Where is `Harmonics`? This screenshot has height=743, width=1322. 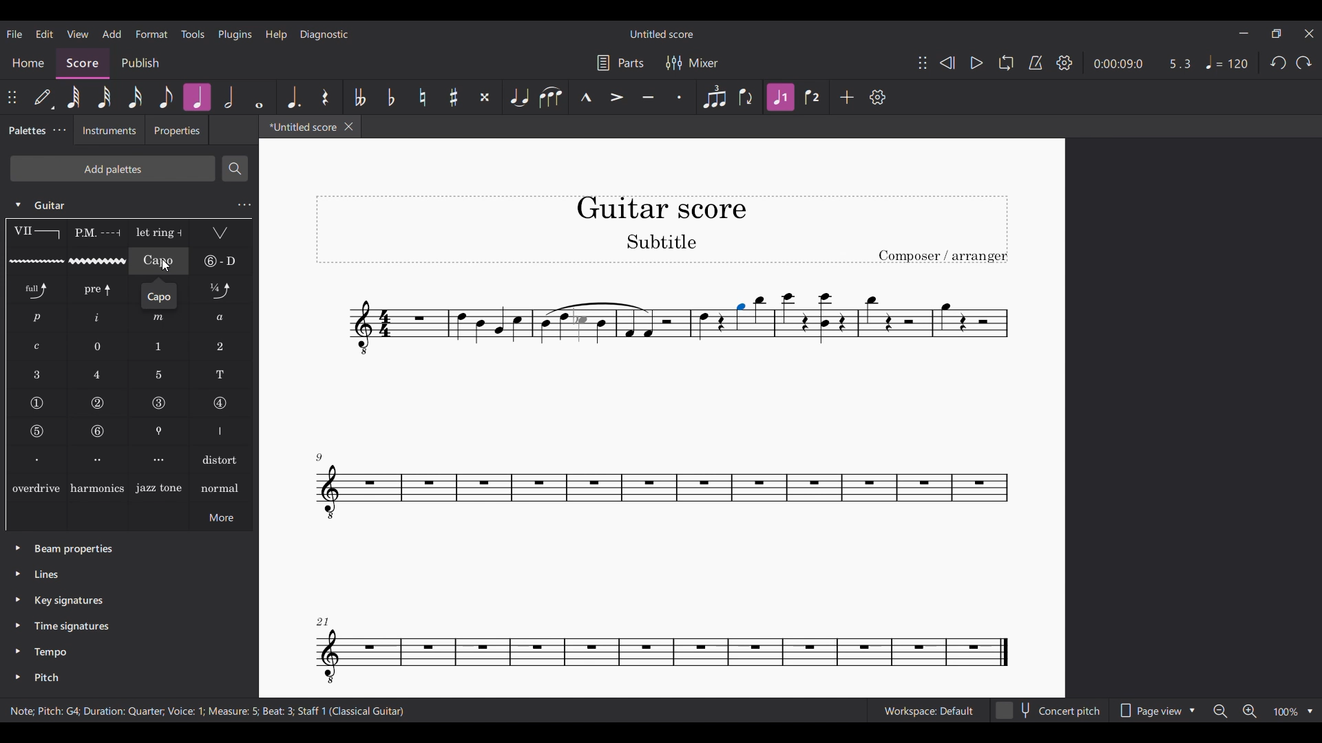
Harmonics is located at coordinates (97, 487).